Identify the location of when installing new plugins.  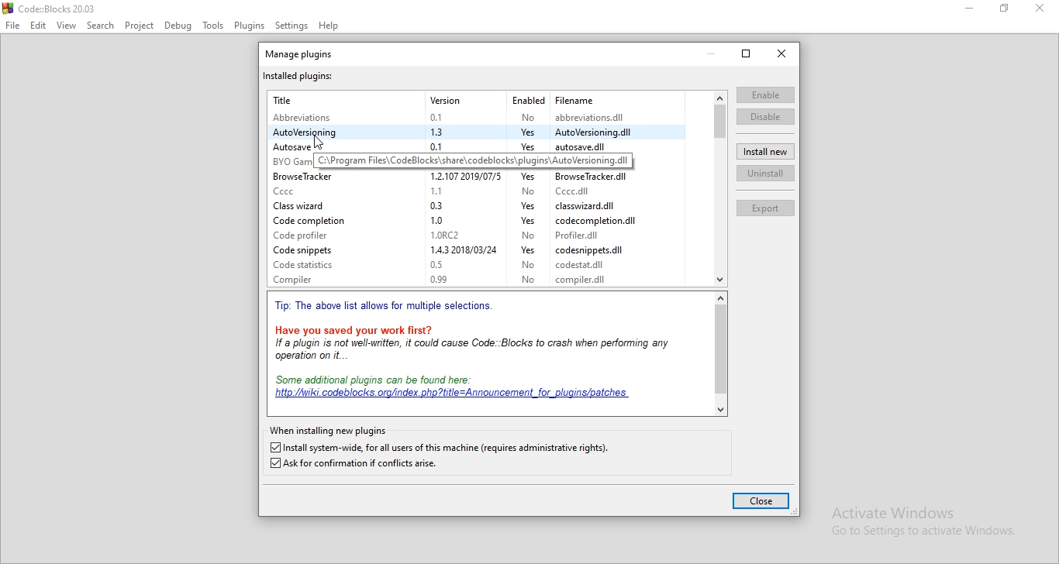
(329, 431).